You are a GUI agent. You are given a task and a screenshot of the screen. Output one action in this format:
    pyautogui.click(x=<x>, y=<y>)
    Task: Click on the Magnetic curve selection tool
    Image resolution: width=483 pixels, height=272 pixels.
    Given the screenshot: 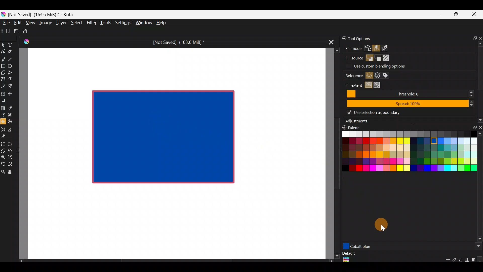 What is the action you would take?
    pyautogui.click(x=11, y=163)
    